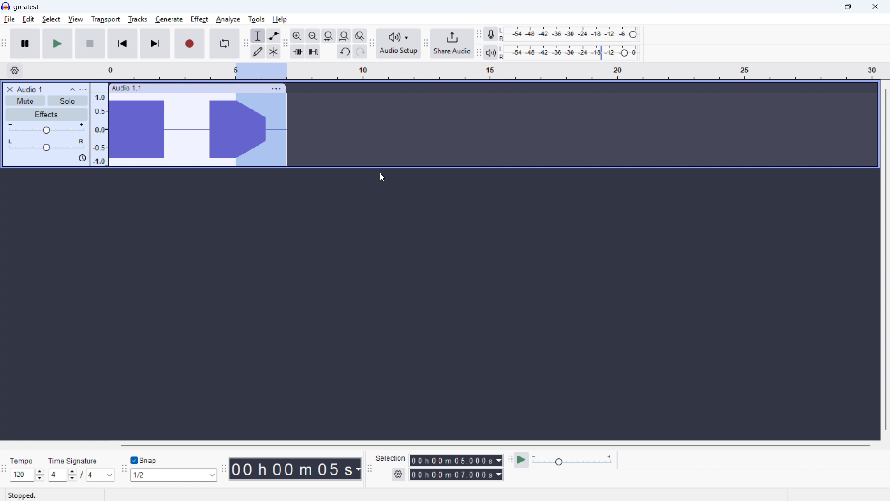  What do you see at coordinates (280, 19) in the screenshot?
I see `help` at bounding box center [280, 19].